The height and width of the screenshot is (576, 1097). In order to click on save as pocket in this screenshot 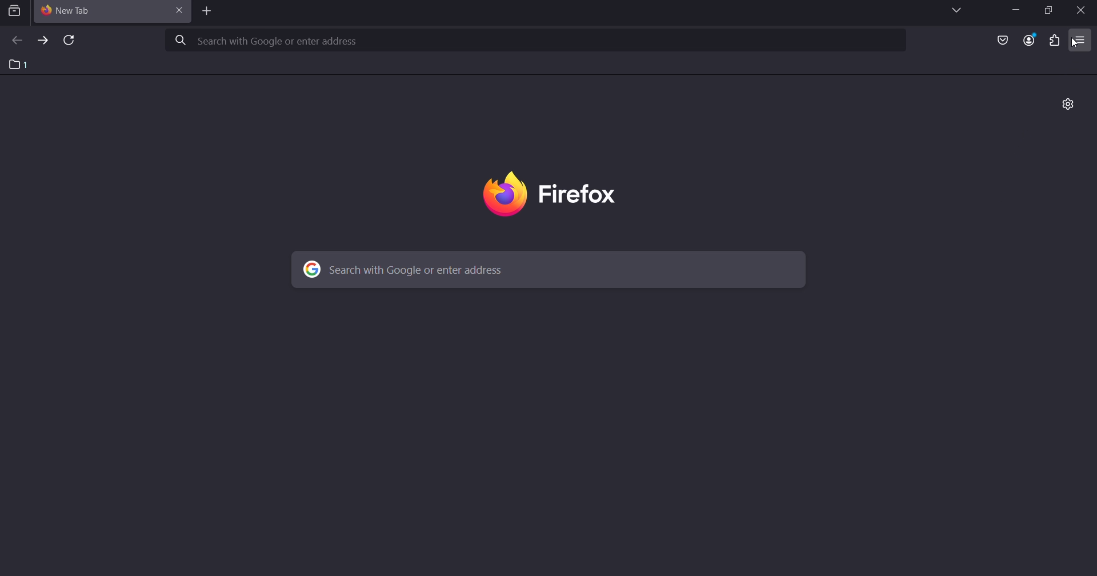, I will do `click(1002, 41)`.